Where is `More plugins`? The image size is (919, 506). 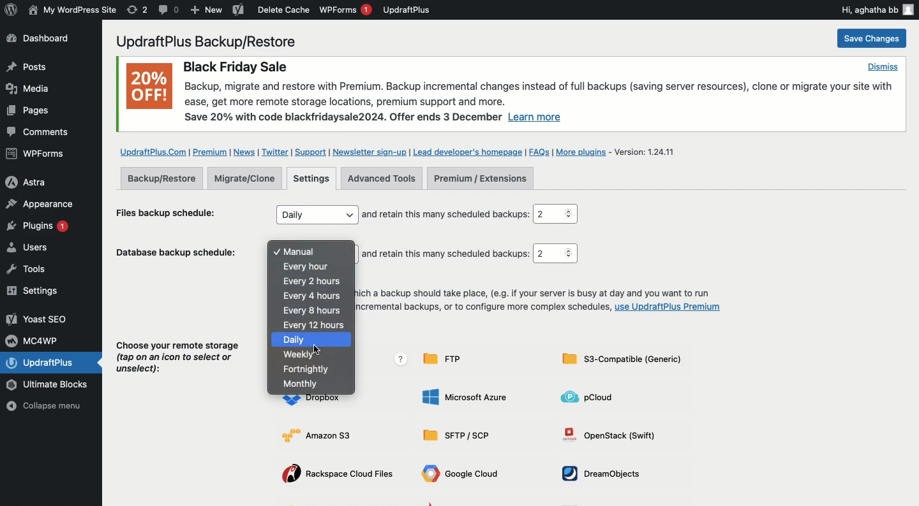
More plugins is located at coordinates (584, 152).